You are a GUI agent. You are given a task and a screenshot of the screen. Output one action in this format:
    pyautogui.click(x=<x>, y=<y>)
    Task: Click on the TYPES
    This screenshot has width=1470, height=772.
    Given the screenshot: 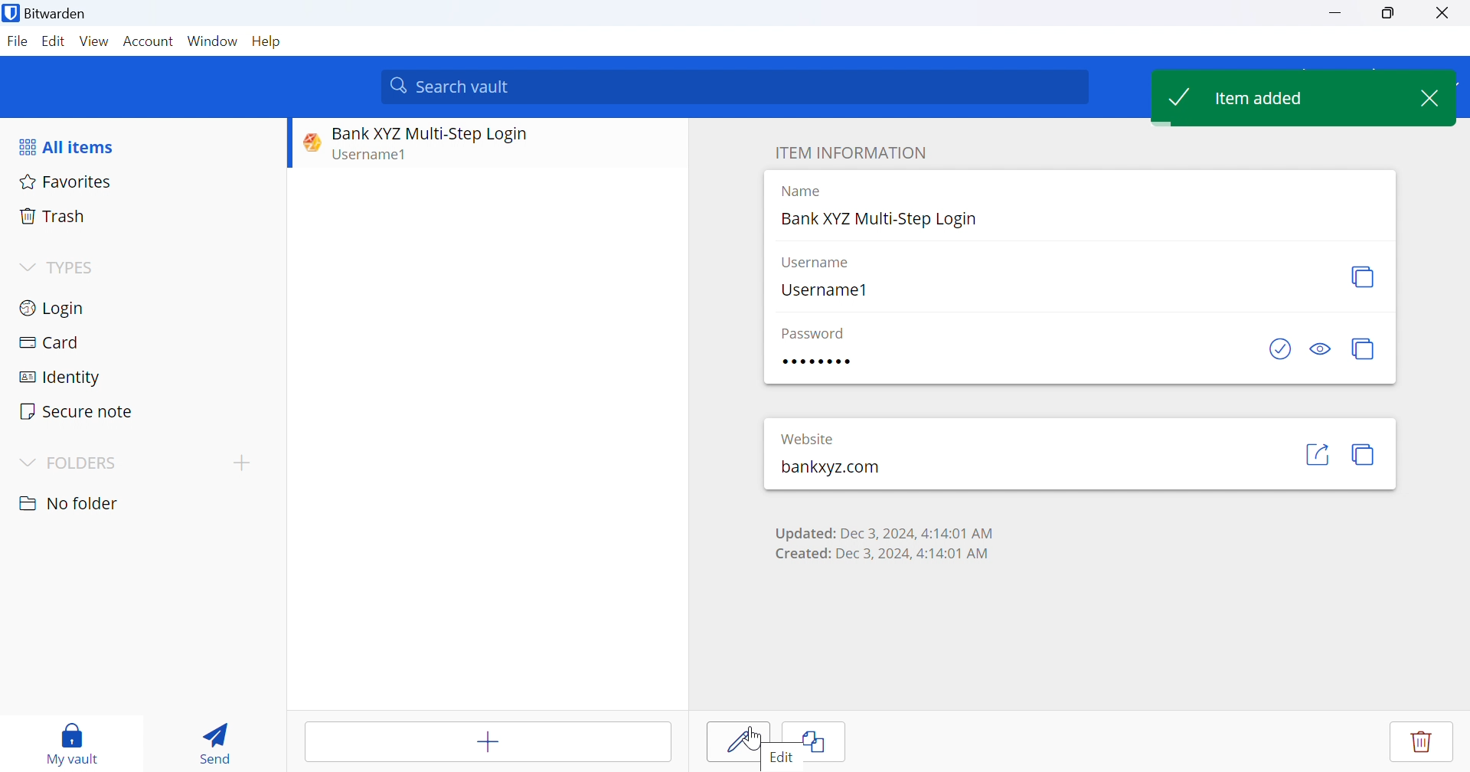 What is the action you would take?
    pyautogui.click(x=75, y=268)
    